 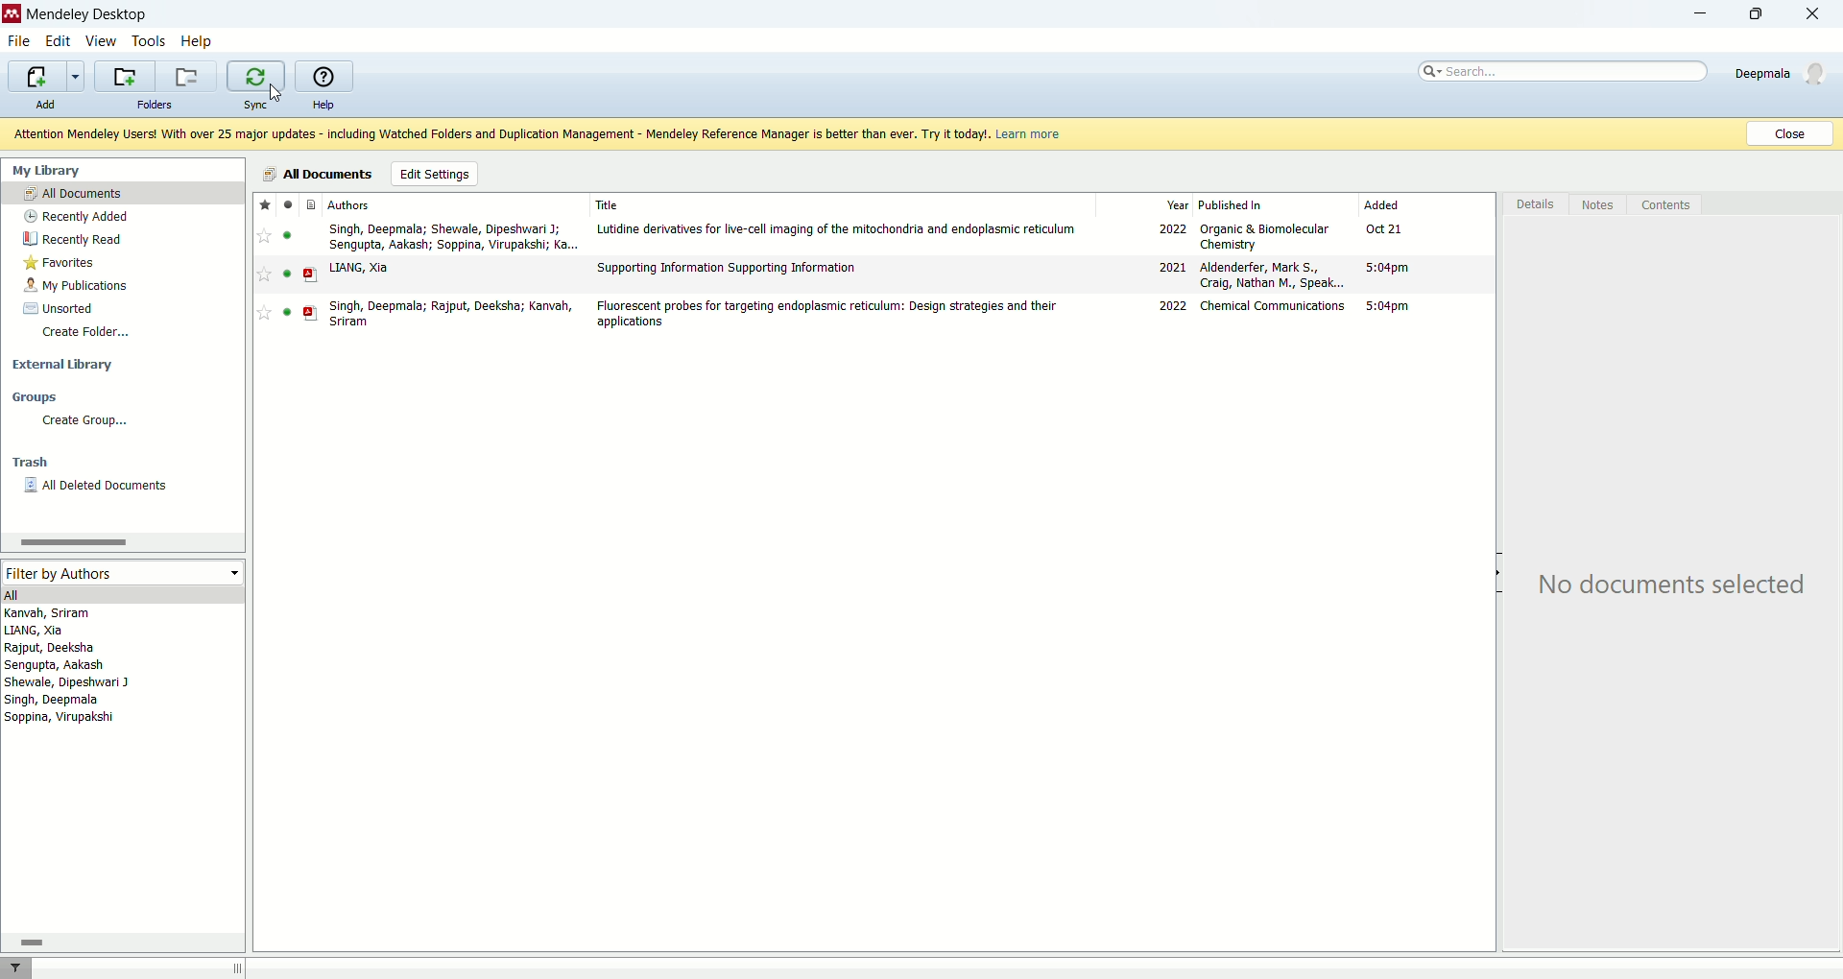 I want to click on LIANG, Xia, so click(x=365, y=272).